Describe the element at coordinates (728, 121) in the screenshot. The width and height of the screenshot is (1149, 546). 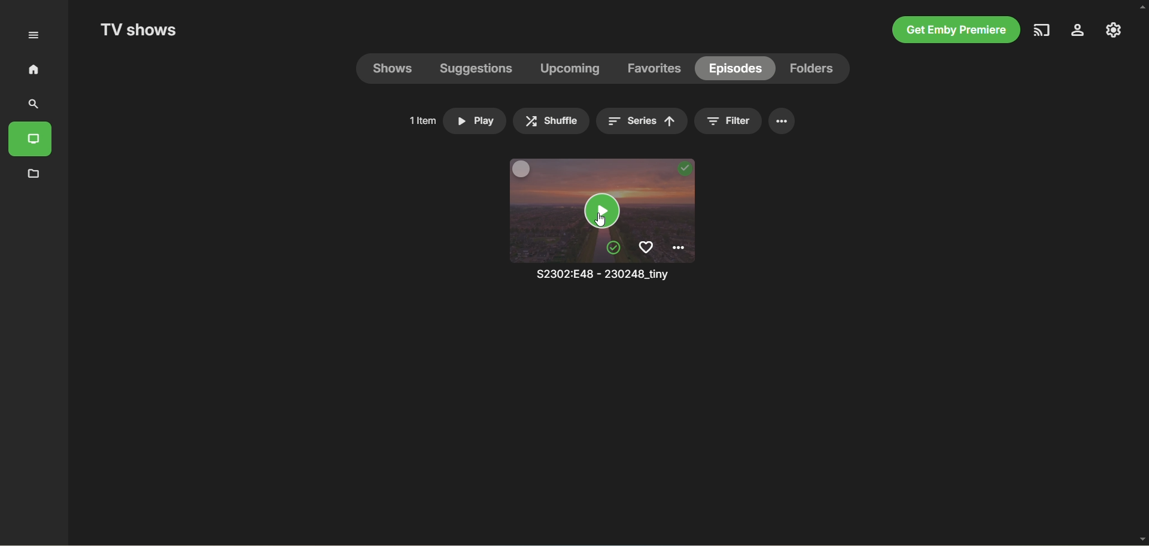
I see `filter` at that location.